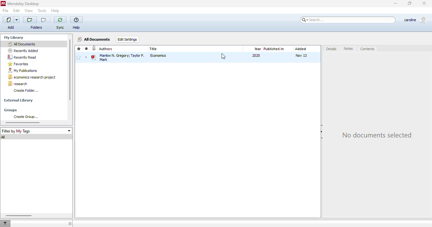 Image resolution: width=432 pixels, height=227 pixels. I want to click on recently added, so click(94, 49).